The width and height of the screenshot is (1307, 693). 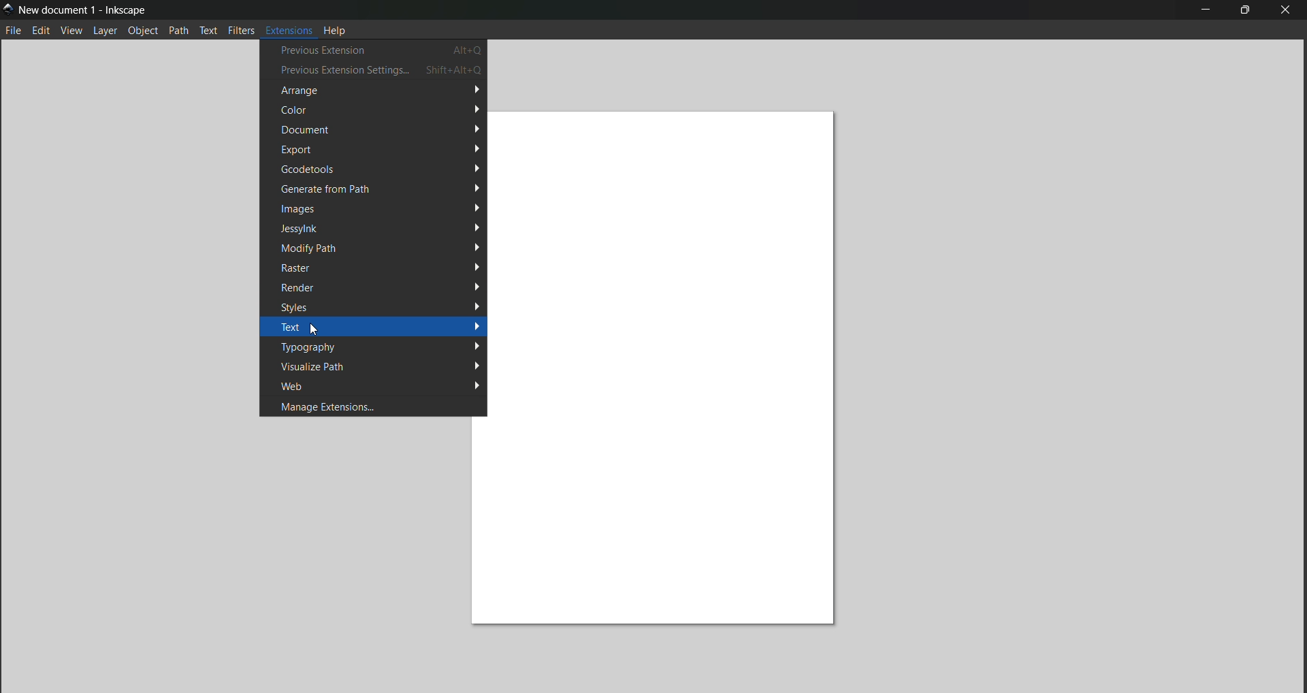 What do you see at coordinates (376, 386) in the screenshot?
I see `web` at bounding box center [376, 386].